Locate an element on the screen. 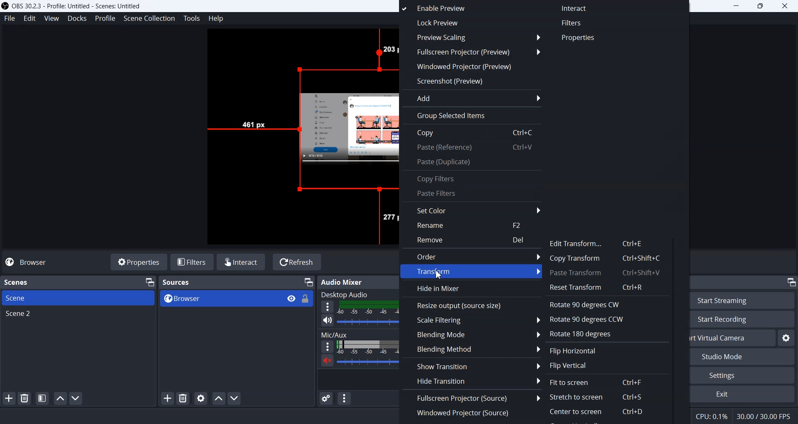  Refresh is located at coordinates (296, 262).